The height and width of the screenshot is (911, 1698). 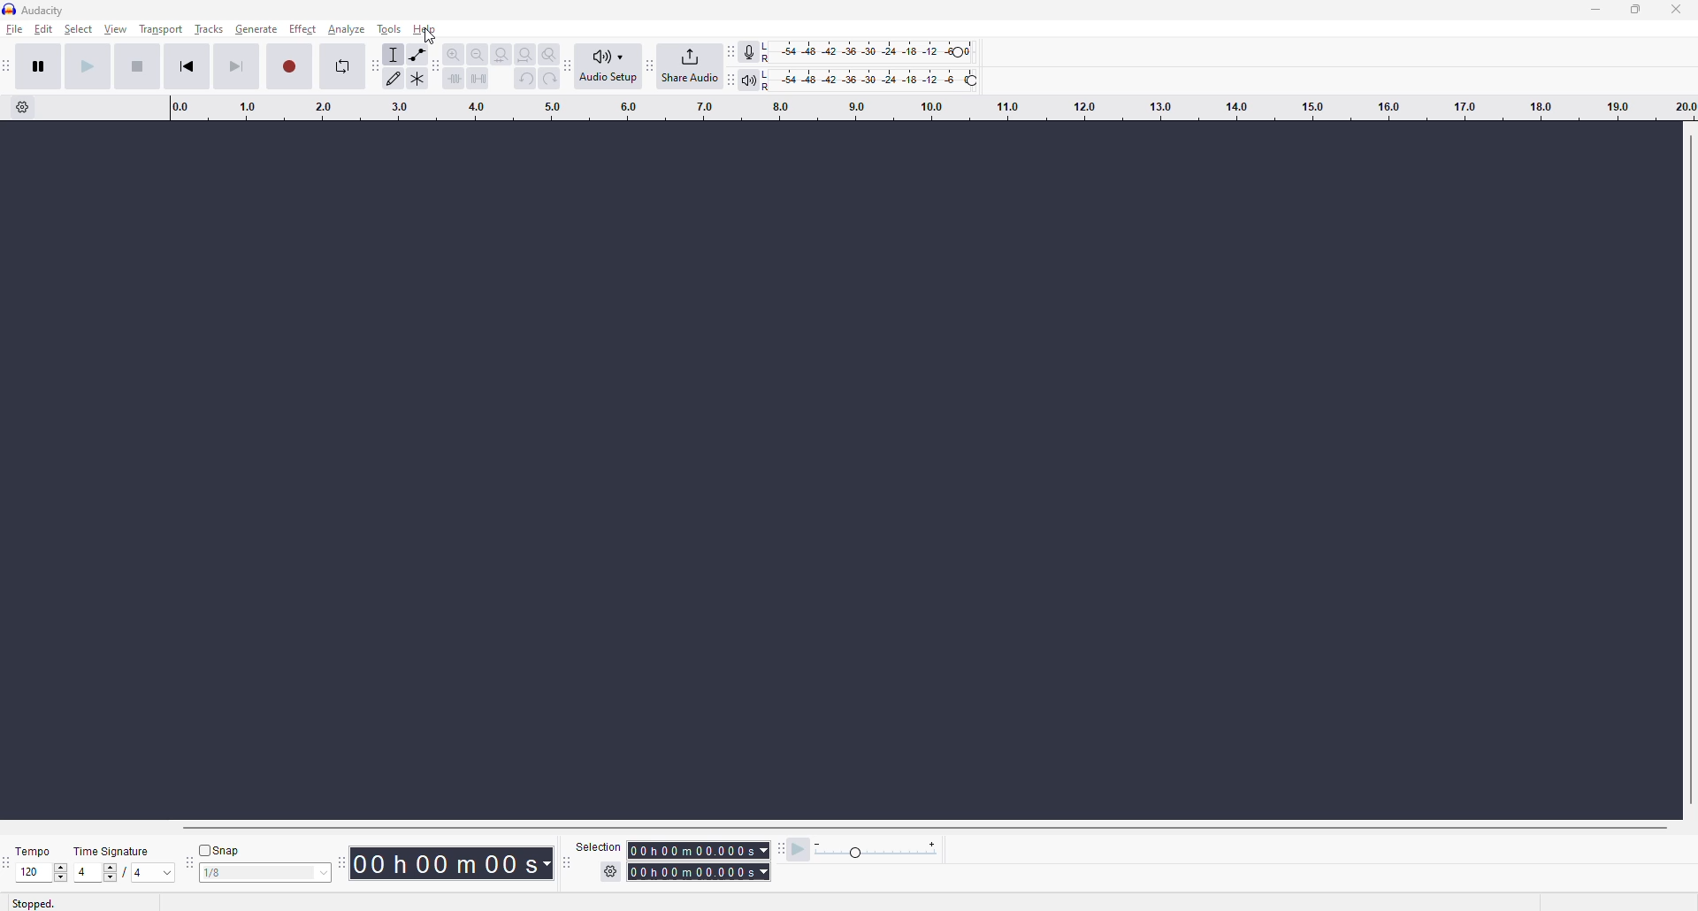 I want to click on undo, so click(x=524, y=79).